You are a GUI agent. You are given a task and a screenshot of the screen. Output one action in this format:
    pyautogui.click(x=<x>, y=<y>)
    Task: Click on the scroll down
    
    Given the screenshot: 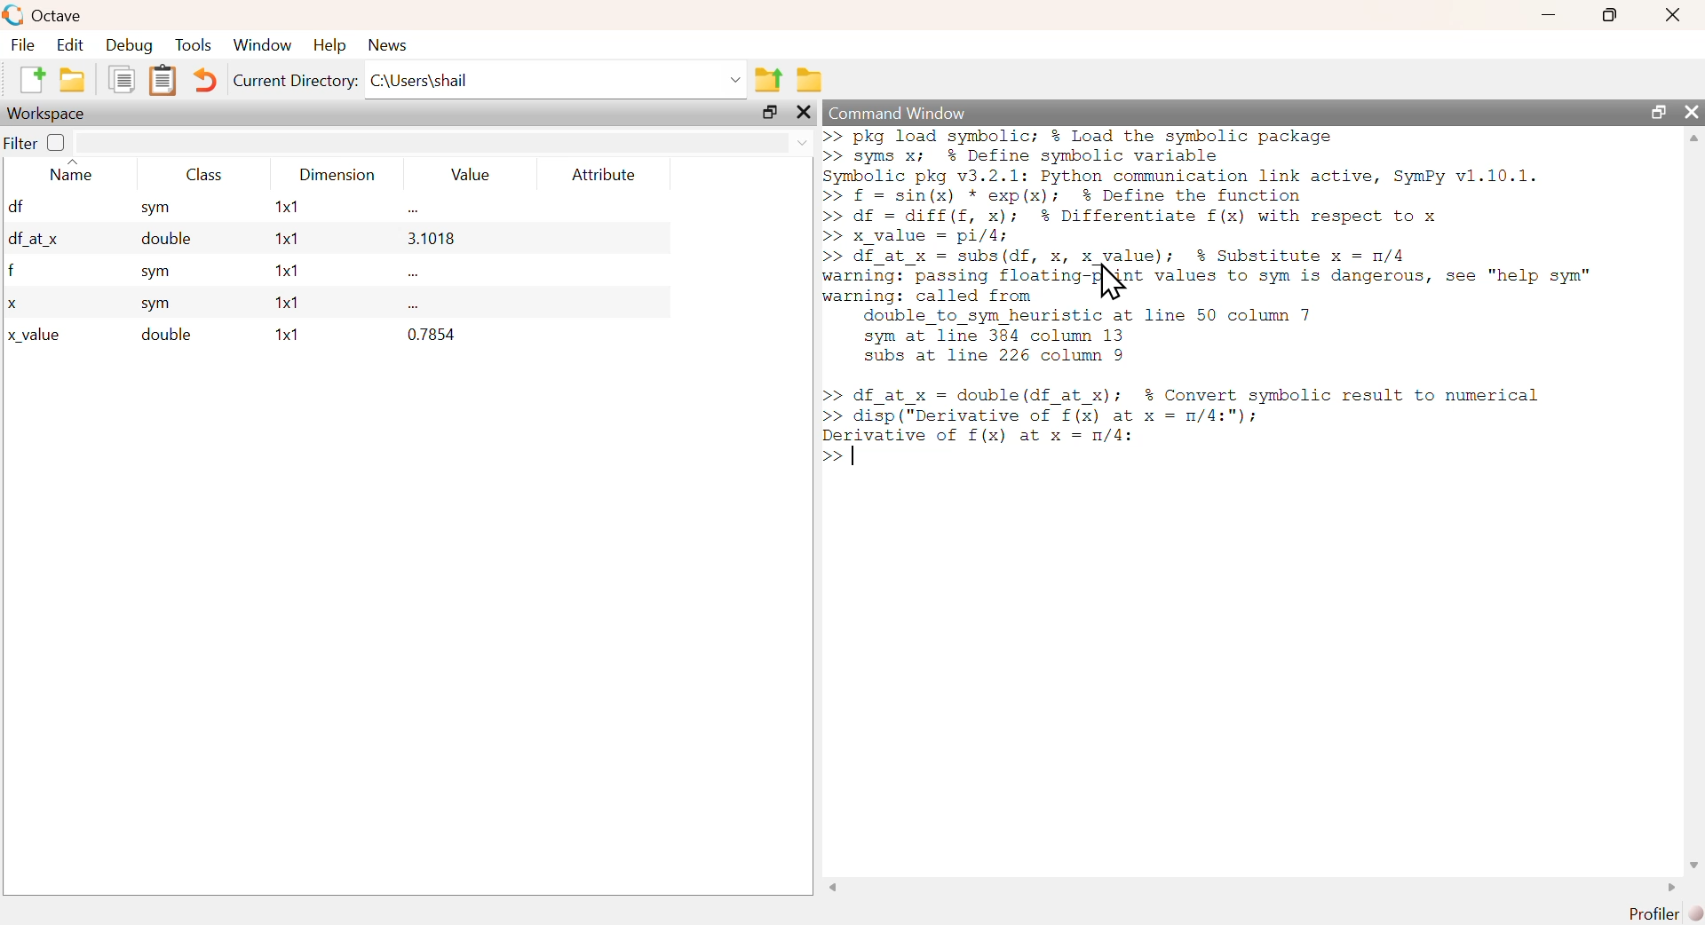 What is the action you would take?
    pyautogui.click(x=1693, y=865)
    